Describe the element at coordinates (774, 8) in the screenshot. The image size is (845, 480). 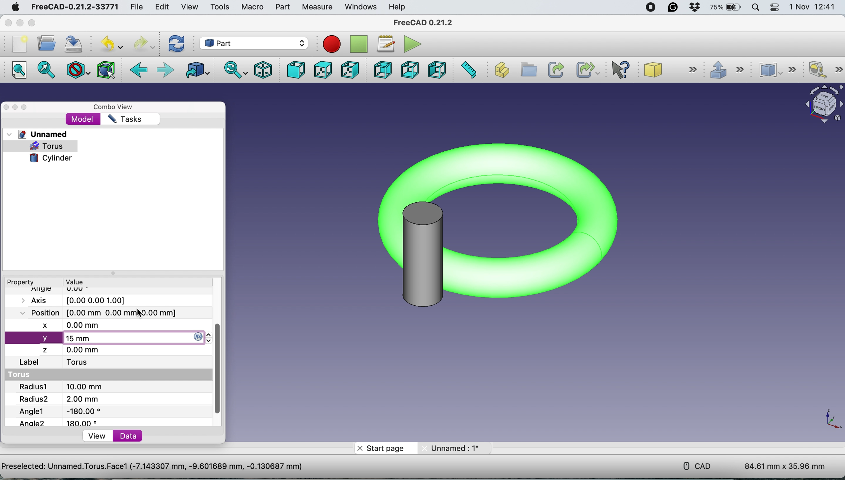
I see `control center` at that location.